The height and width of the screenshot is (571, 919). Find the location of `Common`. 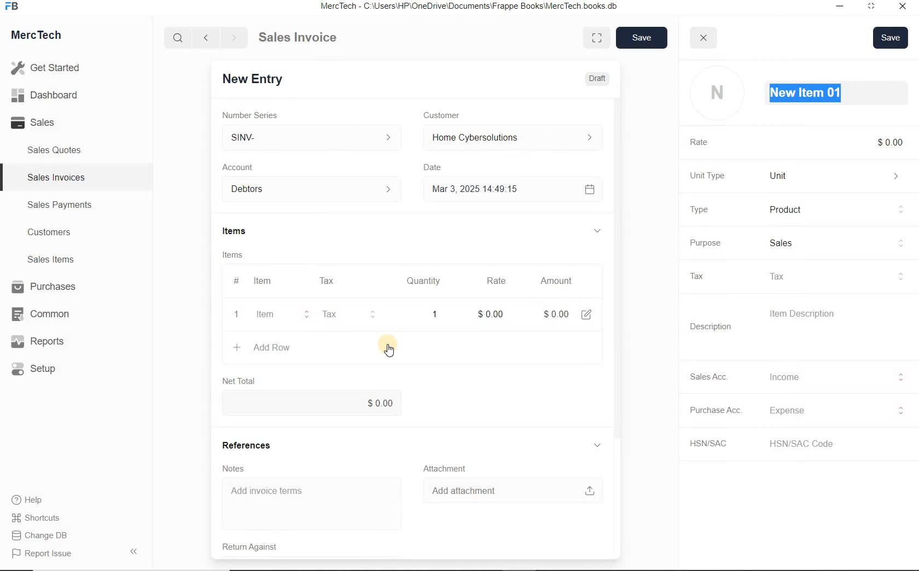

Common is located at coordinates (45, 313).